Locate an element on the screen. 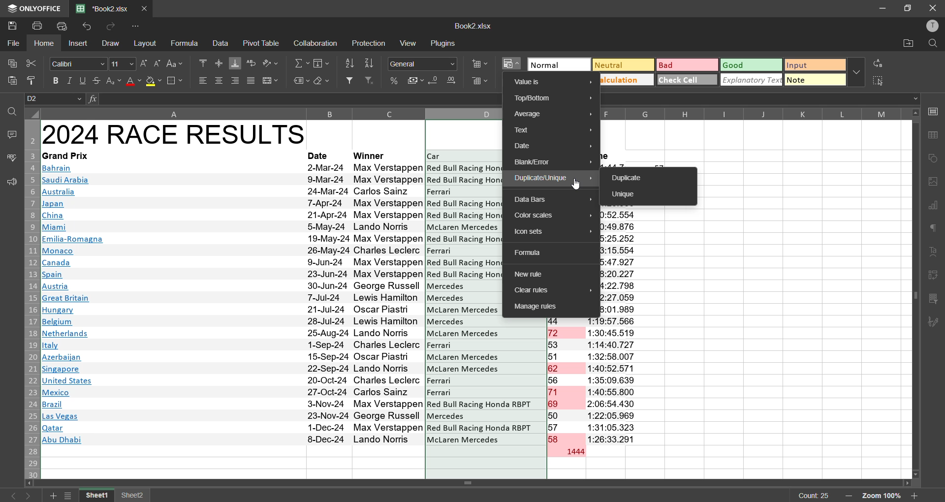 This screenshot has width=945, height=502. view is located at coordinates (410, 42).